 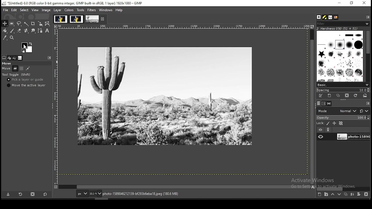 I want to click on move paths, so click(x=28, y=69).